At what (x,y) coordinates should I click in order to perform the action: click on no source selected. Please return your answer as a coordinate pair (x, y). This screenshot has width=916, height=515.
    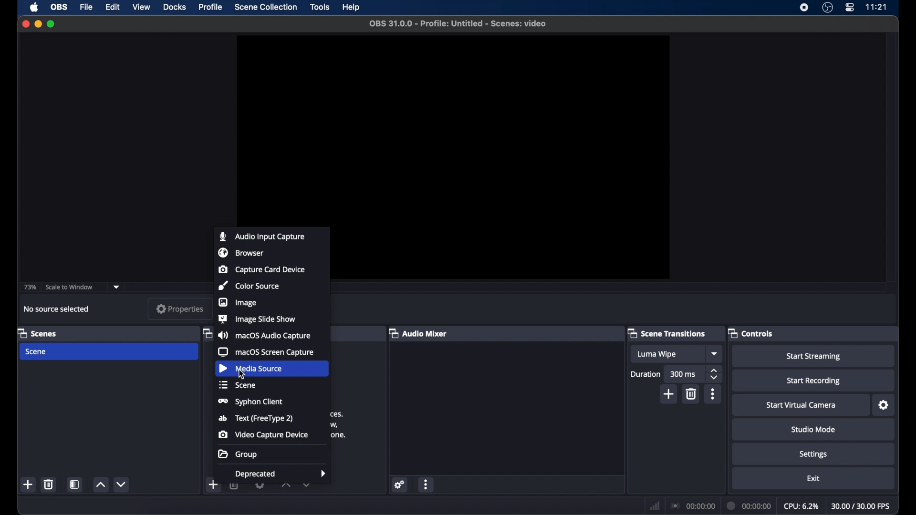
    Looking at the image, I should click on (56, 309).